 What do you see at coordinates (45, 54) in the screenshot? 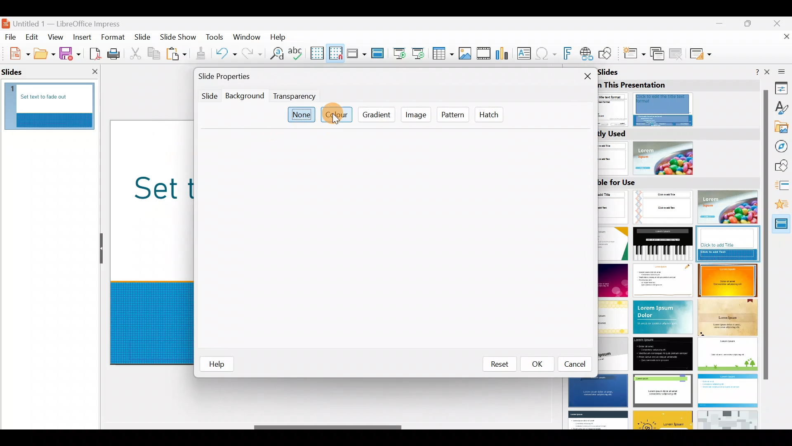
I see `Open` at bounding box center [45, 54].